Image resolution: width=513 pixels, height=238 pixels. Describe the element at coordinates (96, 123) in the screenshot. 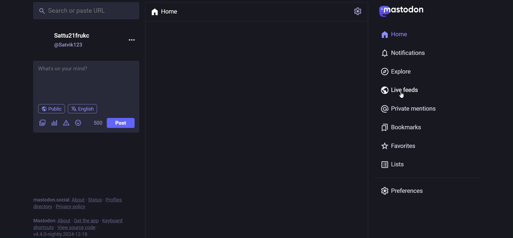

I see `500` at that location.